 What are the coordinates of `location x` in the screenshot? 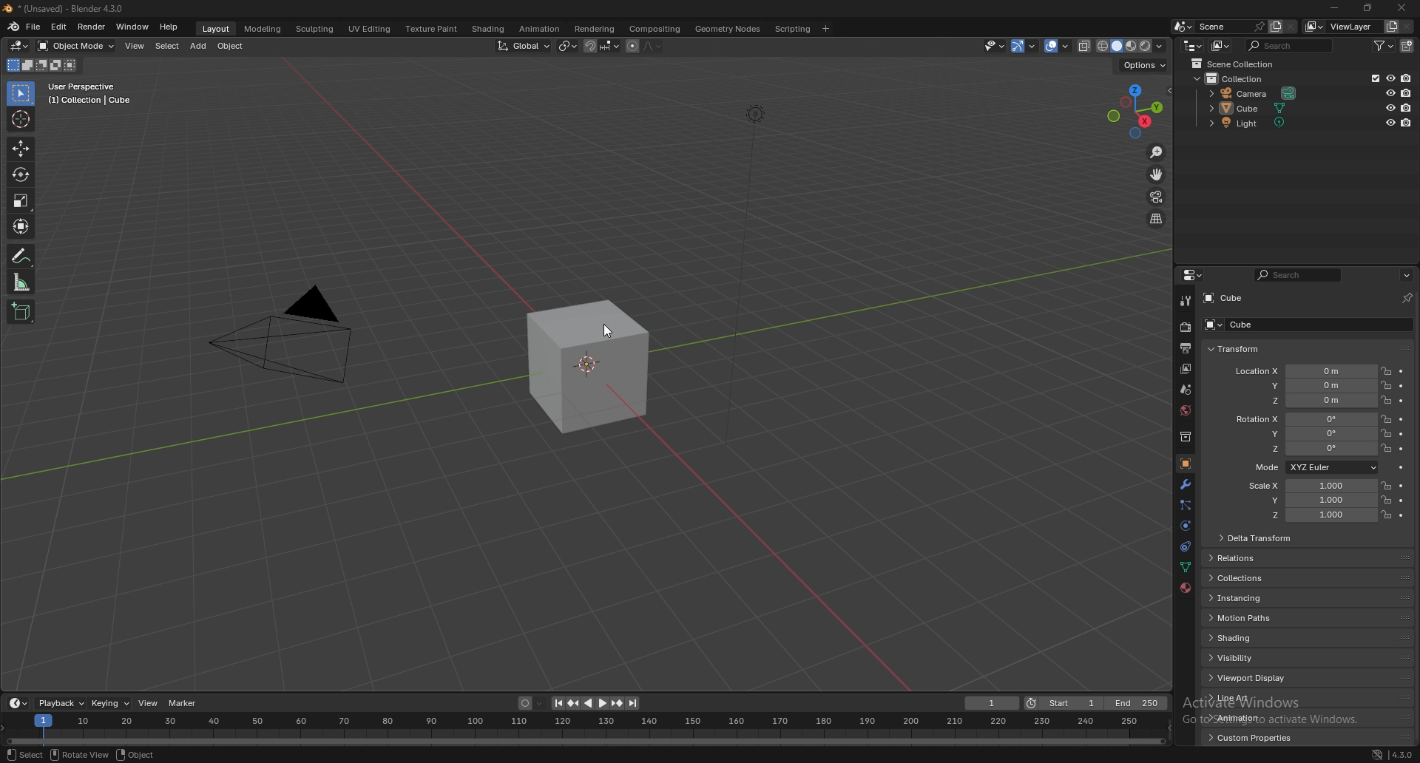 It's located at (1305, 372).